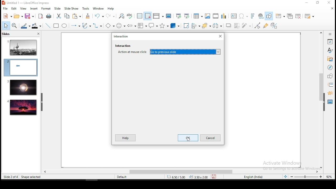 This screenshot has width=336, height=189. What do you see at coordinates (7, 17) in the screenshot?
I see `new` at bounding box center [7, 17].